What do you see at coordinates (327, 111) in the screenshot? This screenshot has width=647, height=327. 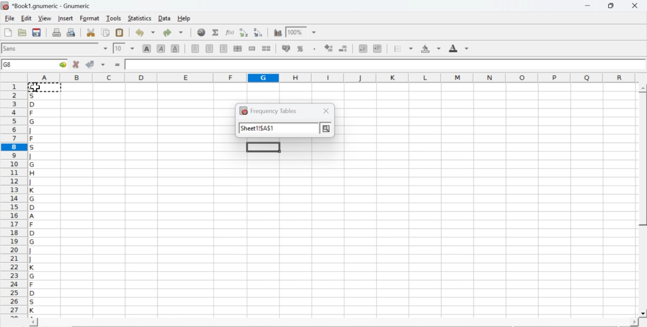 I see `close` at bounding box center [327, 111].